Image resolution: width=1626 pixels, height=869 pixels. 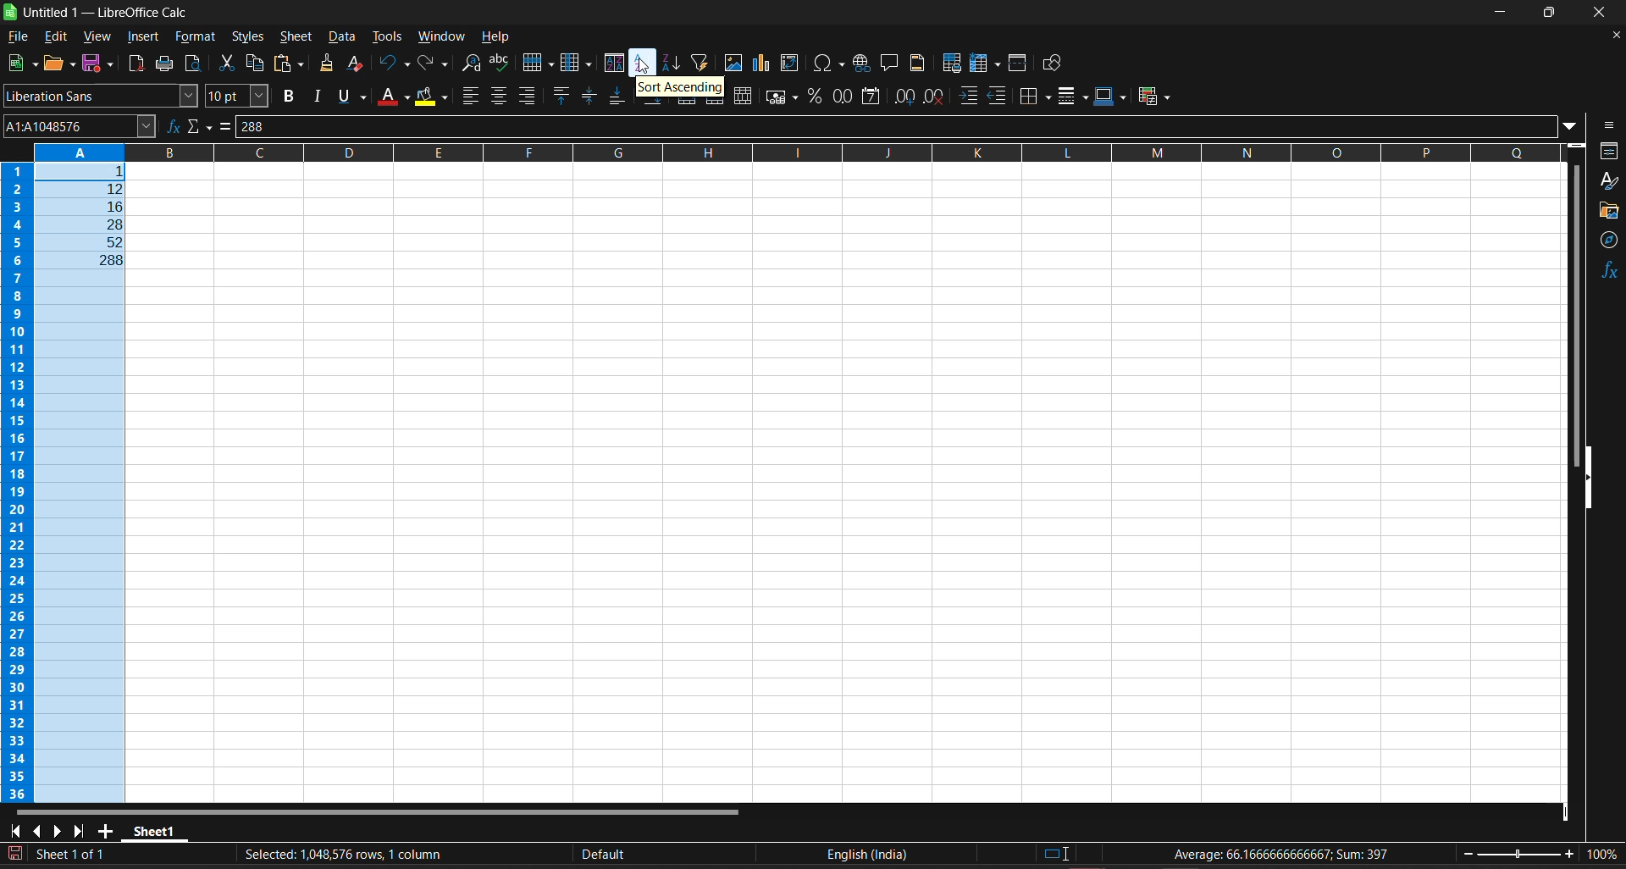 What do you see at coordinates (1589, 478) in the screenshot?
I see `hide` at bounding box center [1589, 478].